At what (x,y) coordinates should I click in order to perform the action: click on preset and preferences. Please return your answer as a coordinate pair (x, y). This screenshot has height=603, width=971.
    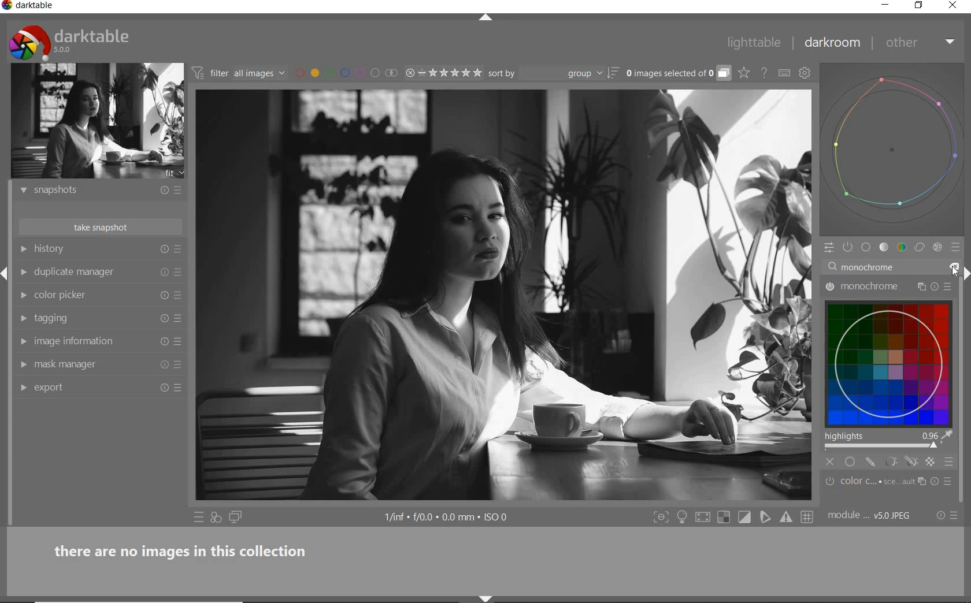
    Looking at the image, I should click on (180, 388).